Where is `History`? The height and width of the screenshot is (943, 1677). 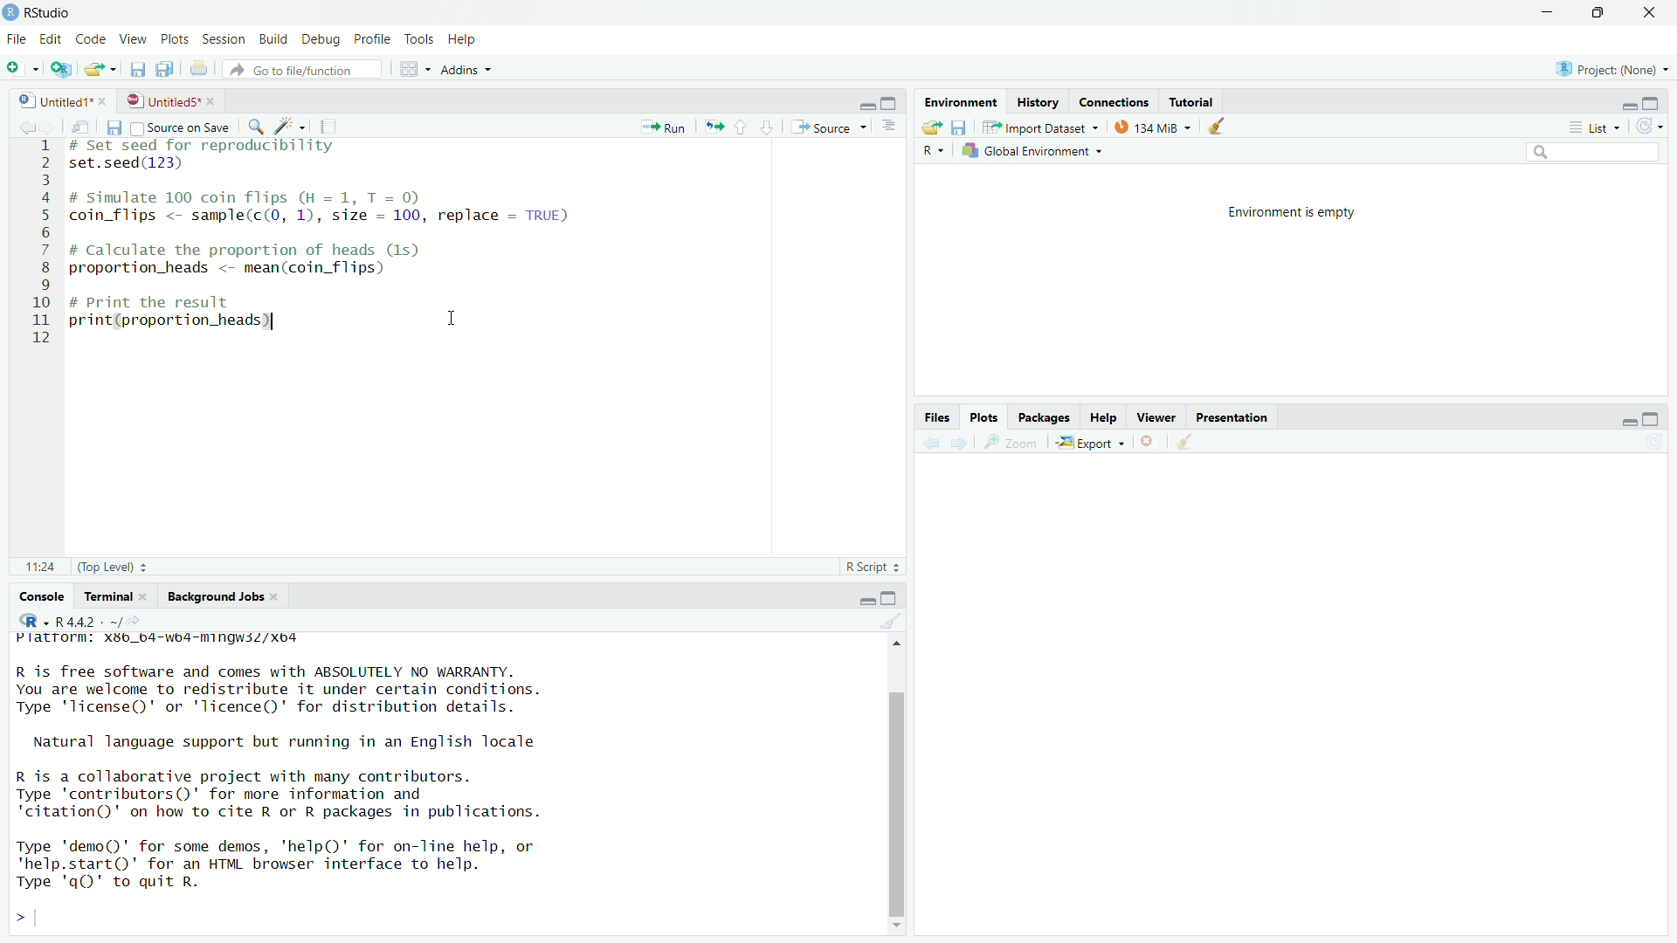 History is located at coordinates (1038, 101).